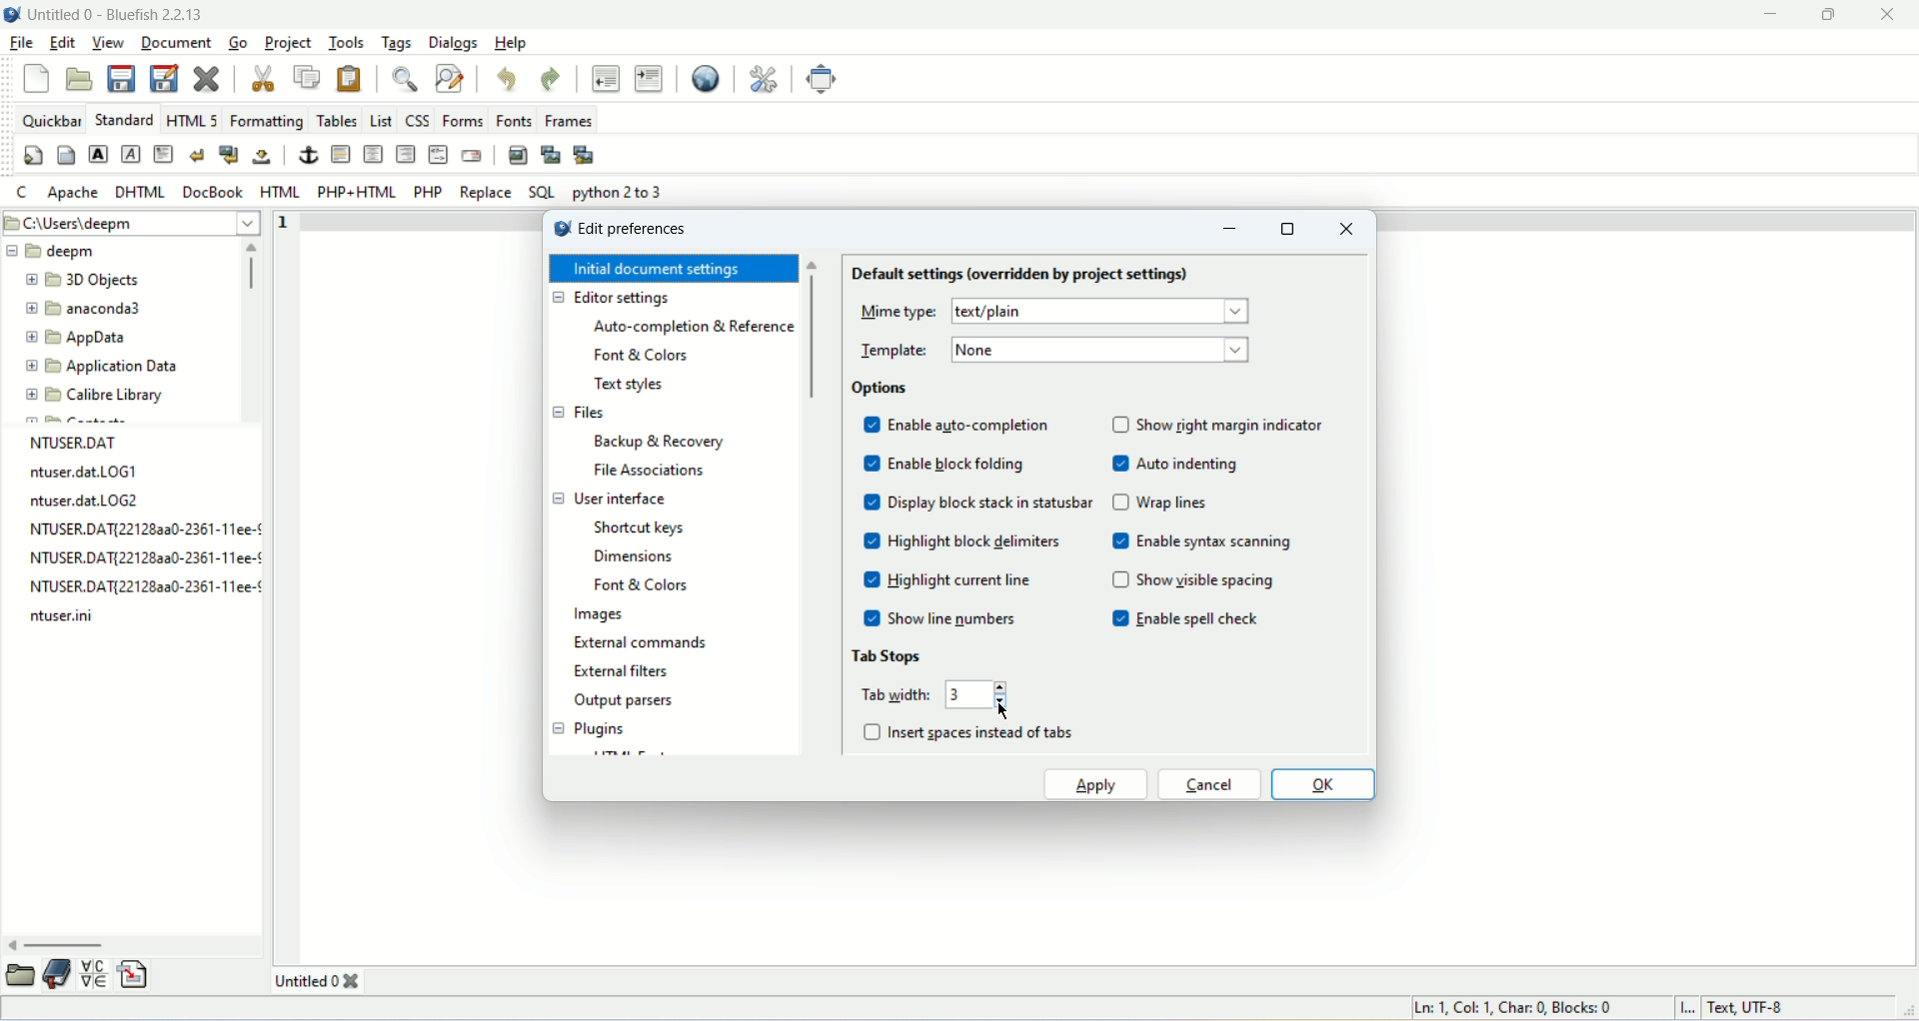 The height and width of the screenshot is (1021, 1919). What do you see at coordinates (1742, 1010) in the screenshot?
I see `text, UTF-8` at bounding box center [1742, 1010].